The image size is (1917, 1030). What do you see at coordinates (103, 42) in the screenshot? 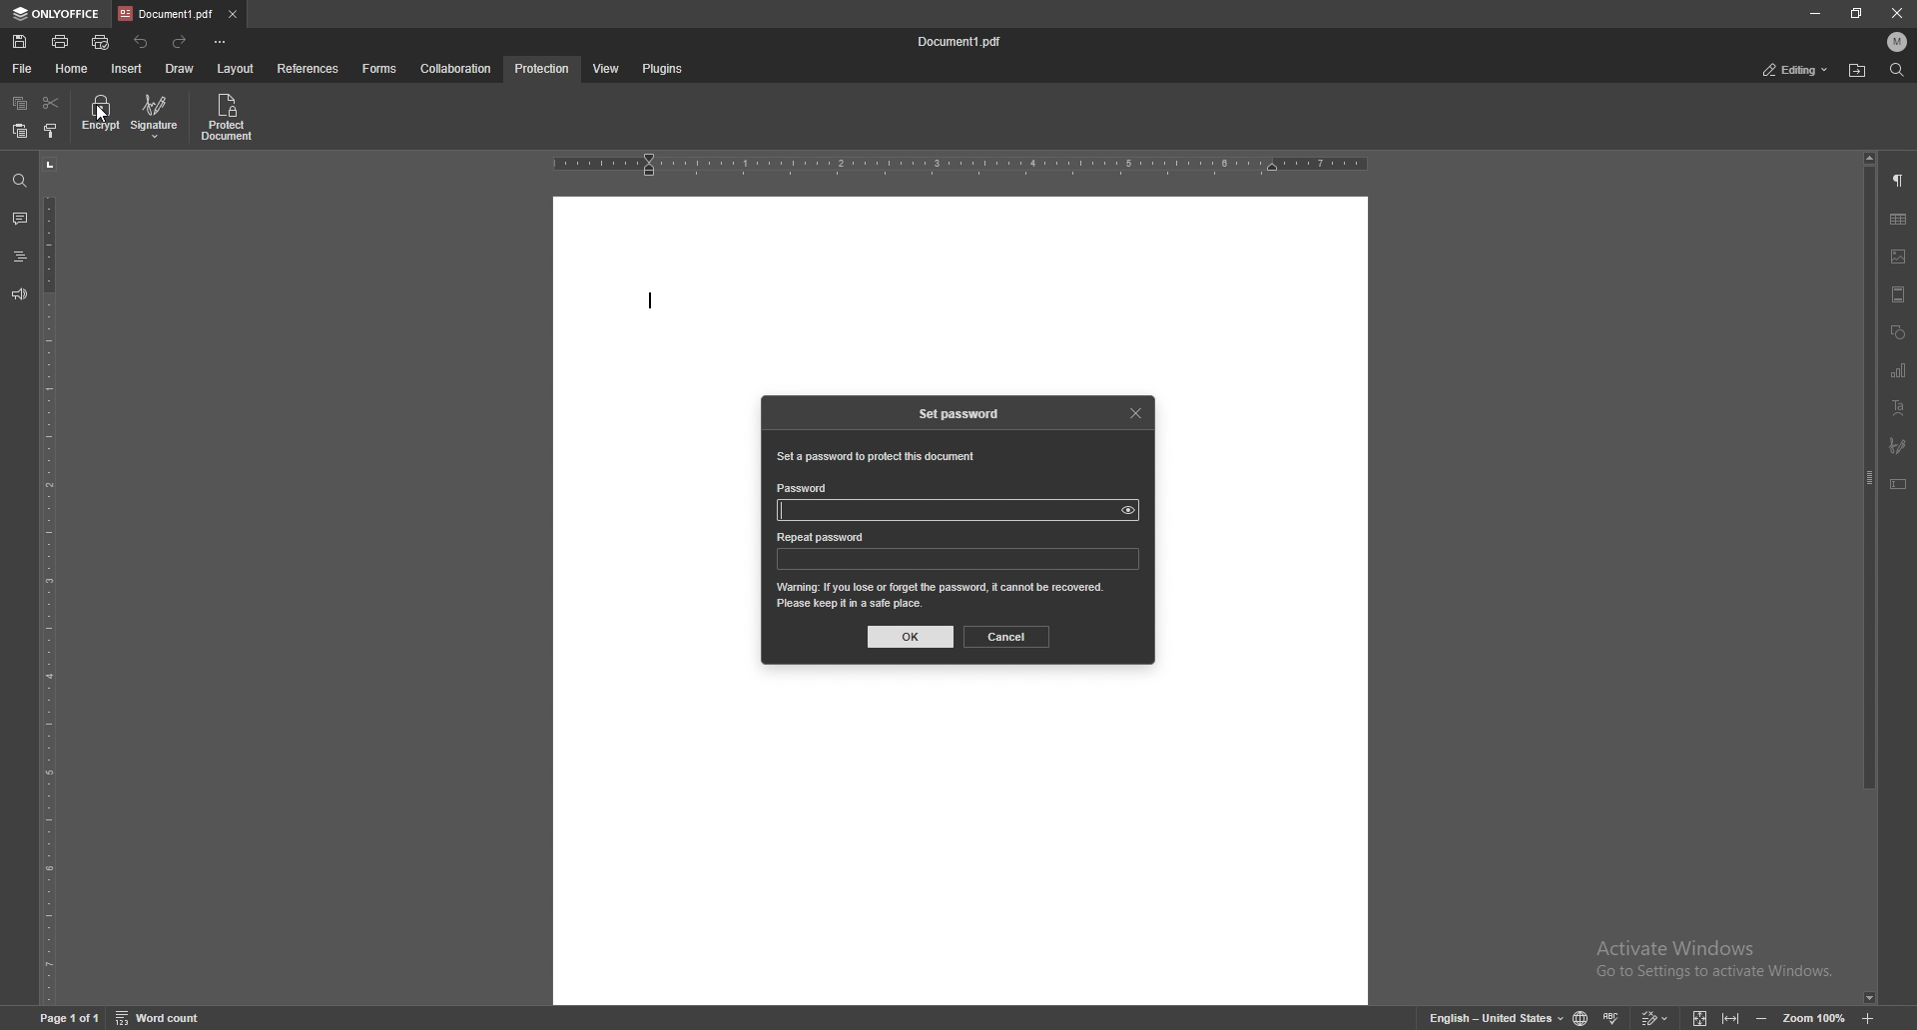
I see `quick print` at bounding box center [103, 42].